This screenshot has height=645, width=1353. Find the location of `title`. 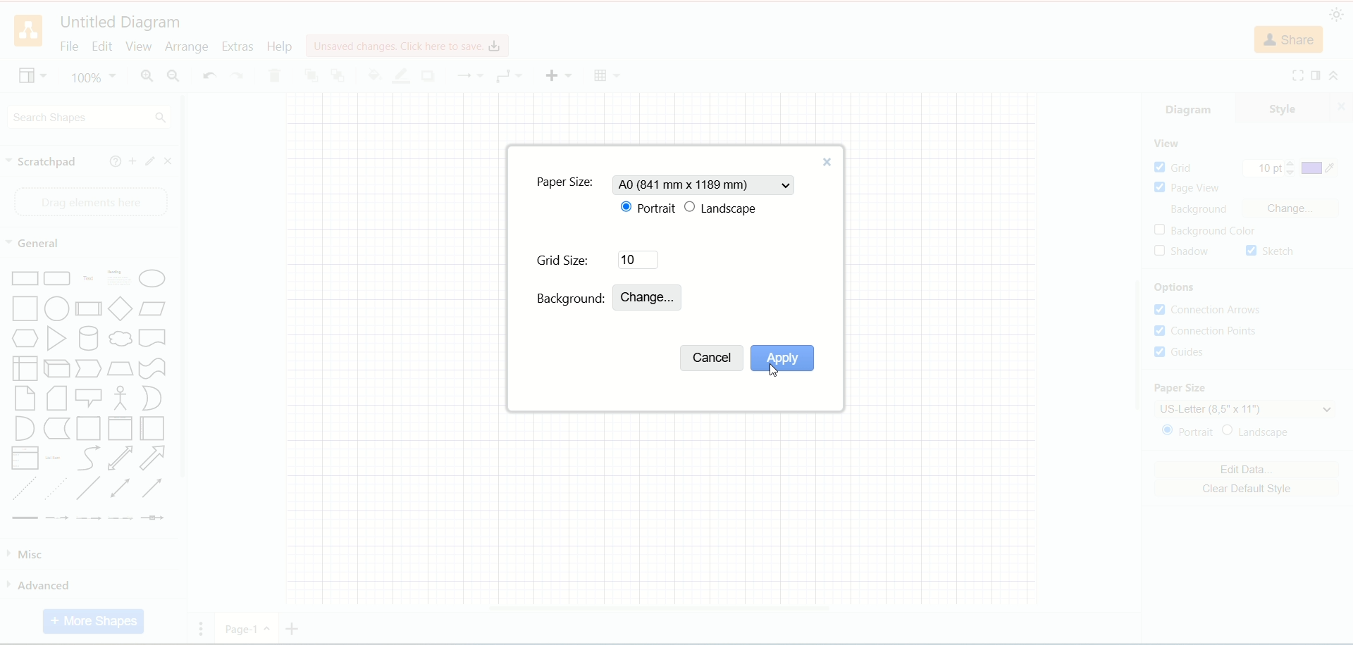

title is located at coordinates (118, 20).